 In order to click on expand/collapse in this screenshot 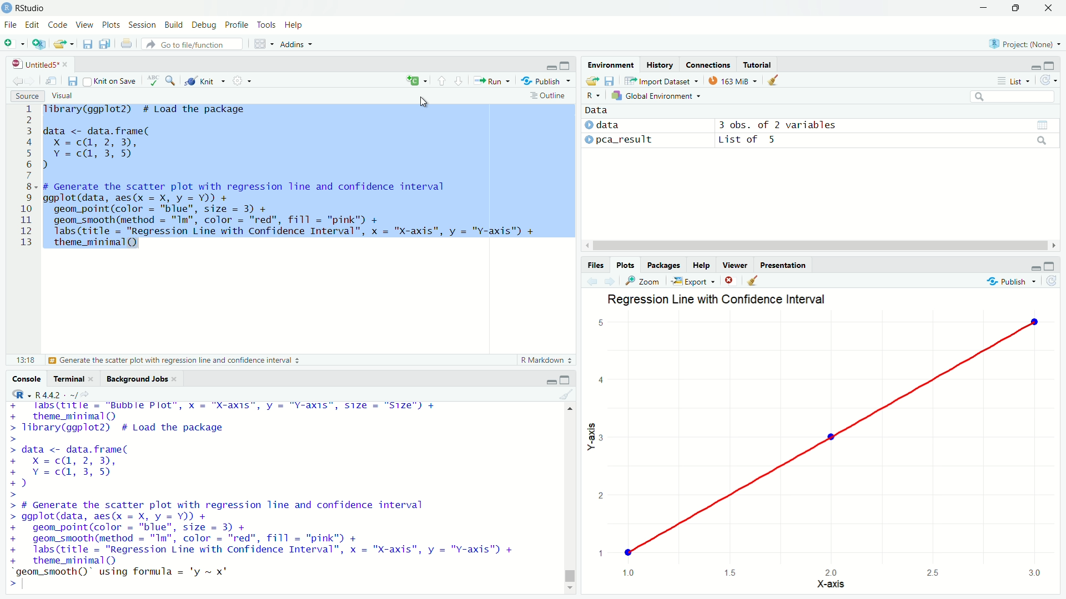, I will do `click(588, 125)`.